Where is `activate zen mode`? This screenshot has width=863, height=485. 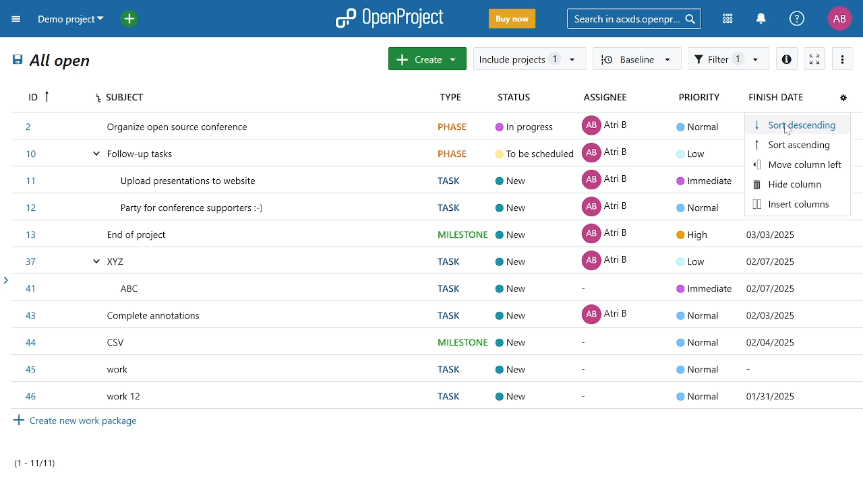
activate zen mode is located at coordinates (816, 58).